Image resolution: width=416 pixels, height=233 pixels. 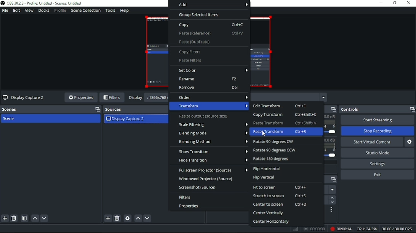 I want to click on Tools, so click(x=110, y=11).